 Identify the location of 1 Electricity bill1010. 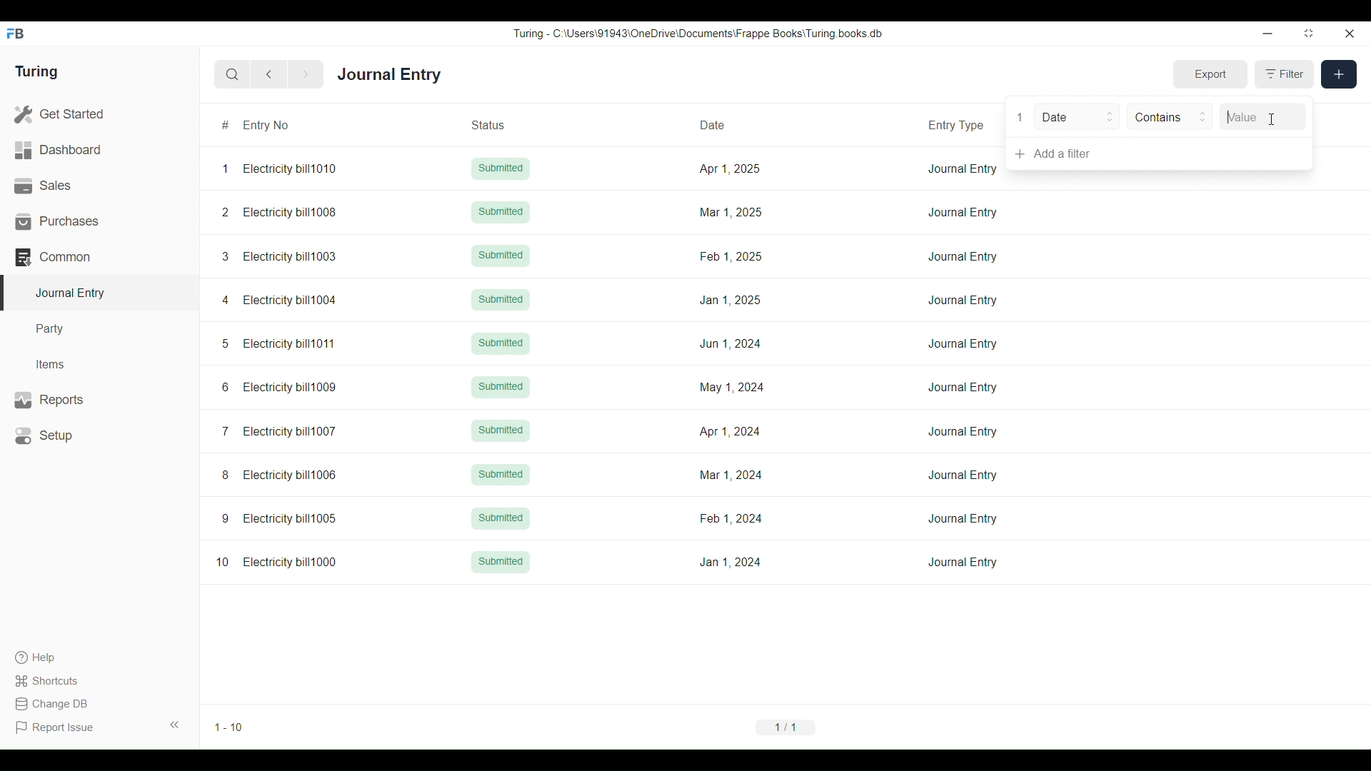
(279, 168).